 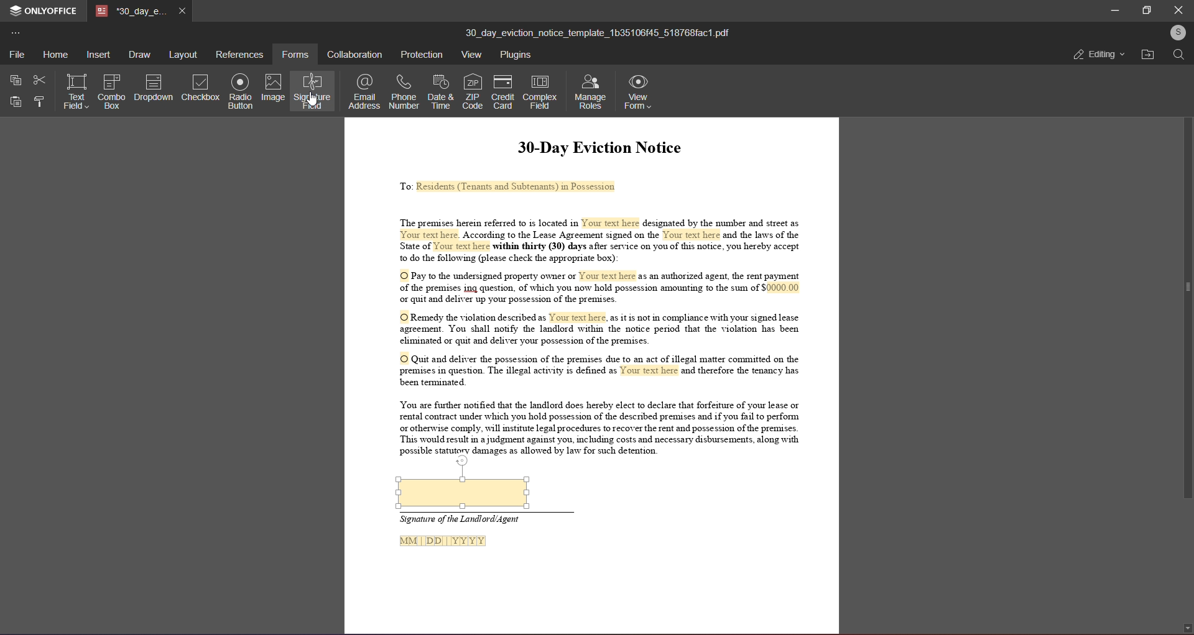 What do you see at coordinates (421, 55) in the screenshot?
I see `protection` at bounding box center [421, 55].